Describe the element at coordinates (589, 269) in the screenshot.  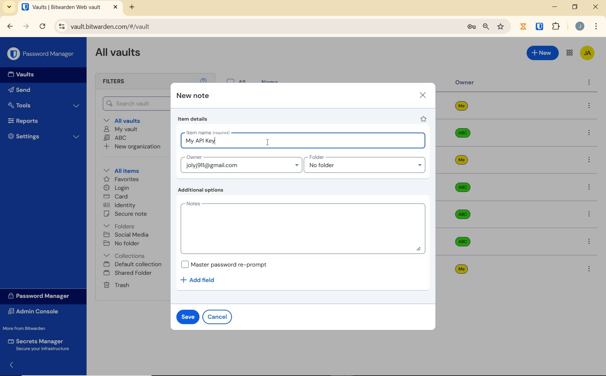
I see `more options` at that location.